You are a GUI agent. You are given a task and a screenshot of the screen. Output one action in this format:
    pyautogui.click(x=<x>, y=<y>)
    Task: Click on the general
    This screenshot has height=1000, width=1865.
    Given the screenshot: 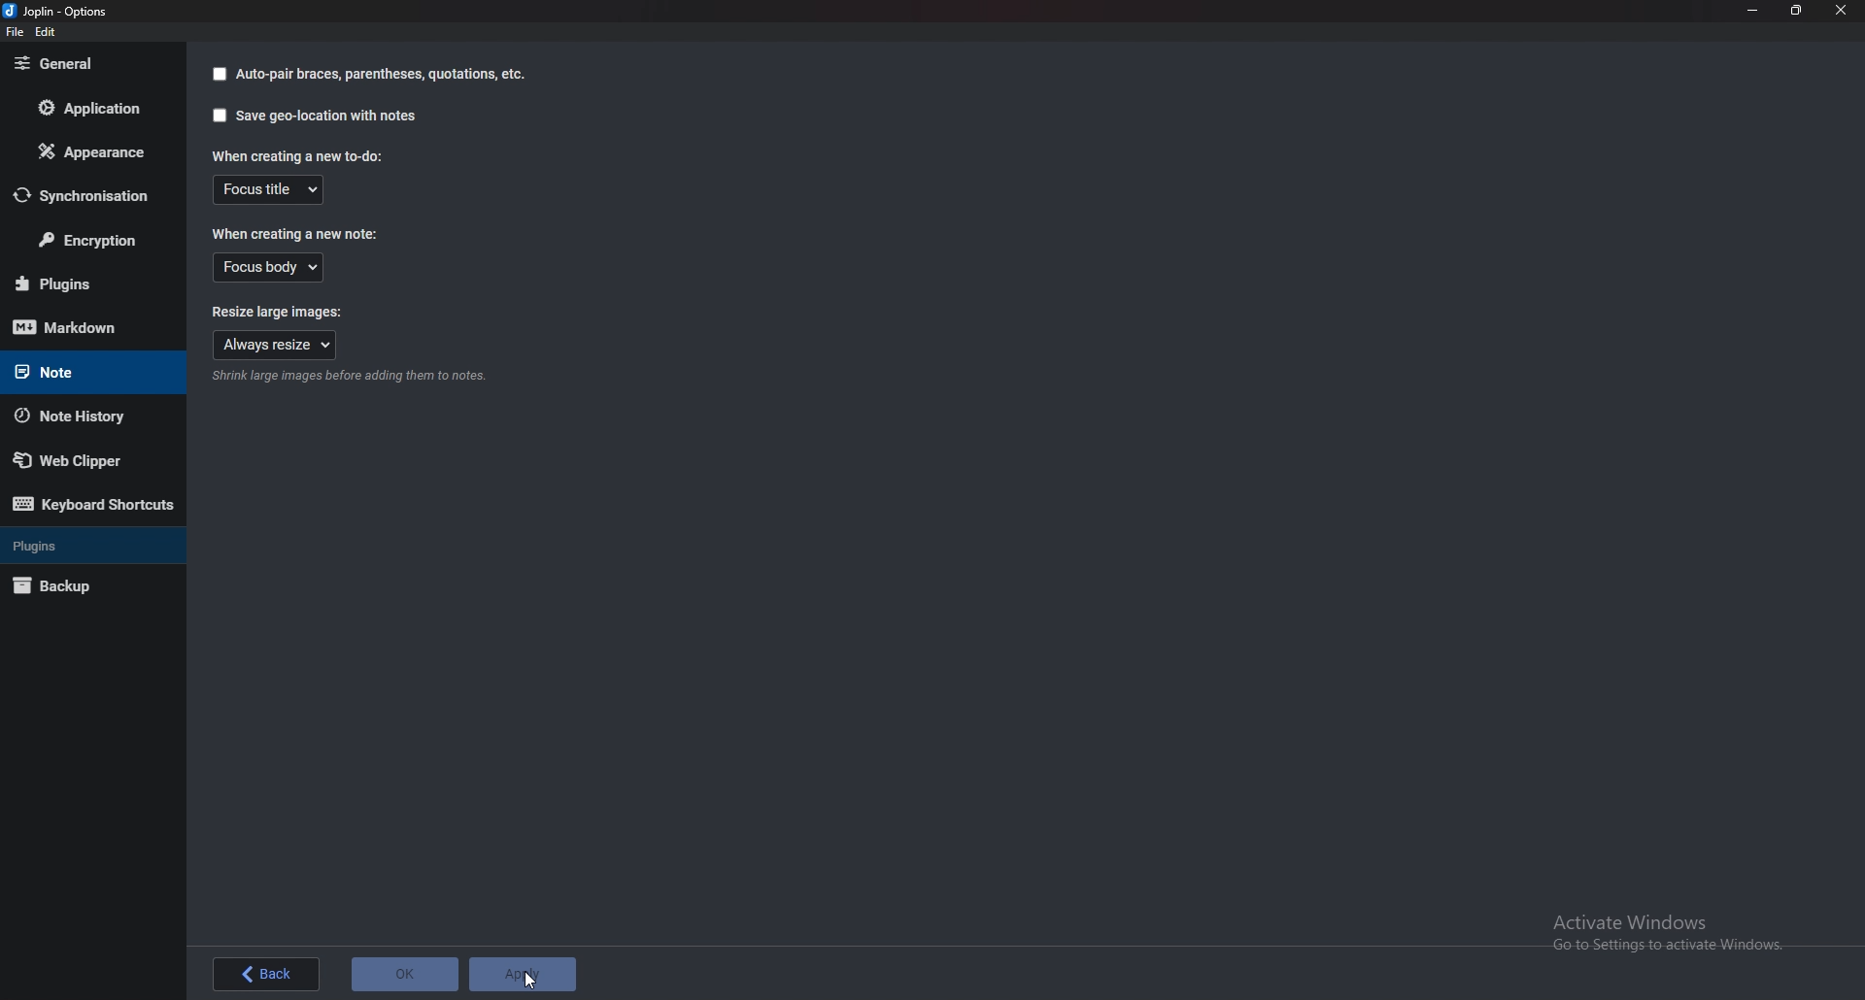 What is the action you would take?
    pyautogui.click(x=85, y=65)
    